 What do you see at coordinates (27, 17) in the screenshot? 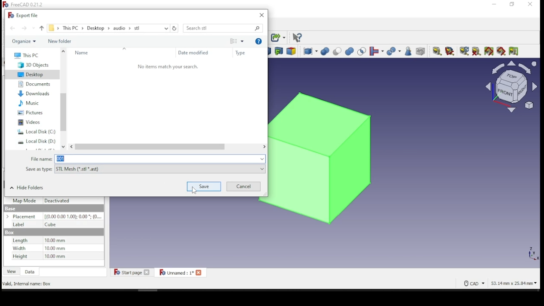
I see `export file window` at bounding box center [27, 17].